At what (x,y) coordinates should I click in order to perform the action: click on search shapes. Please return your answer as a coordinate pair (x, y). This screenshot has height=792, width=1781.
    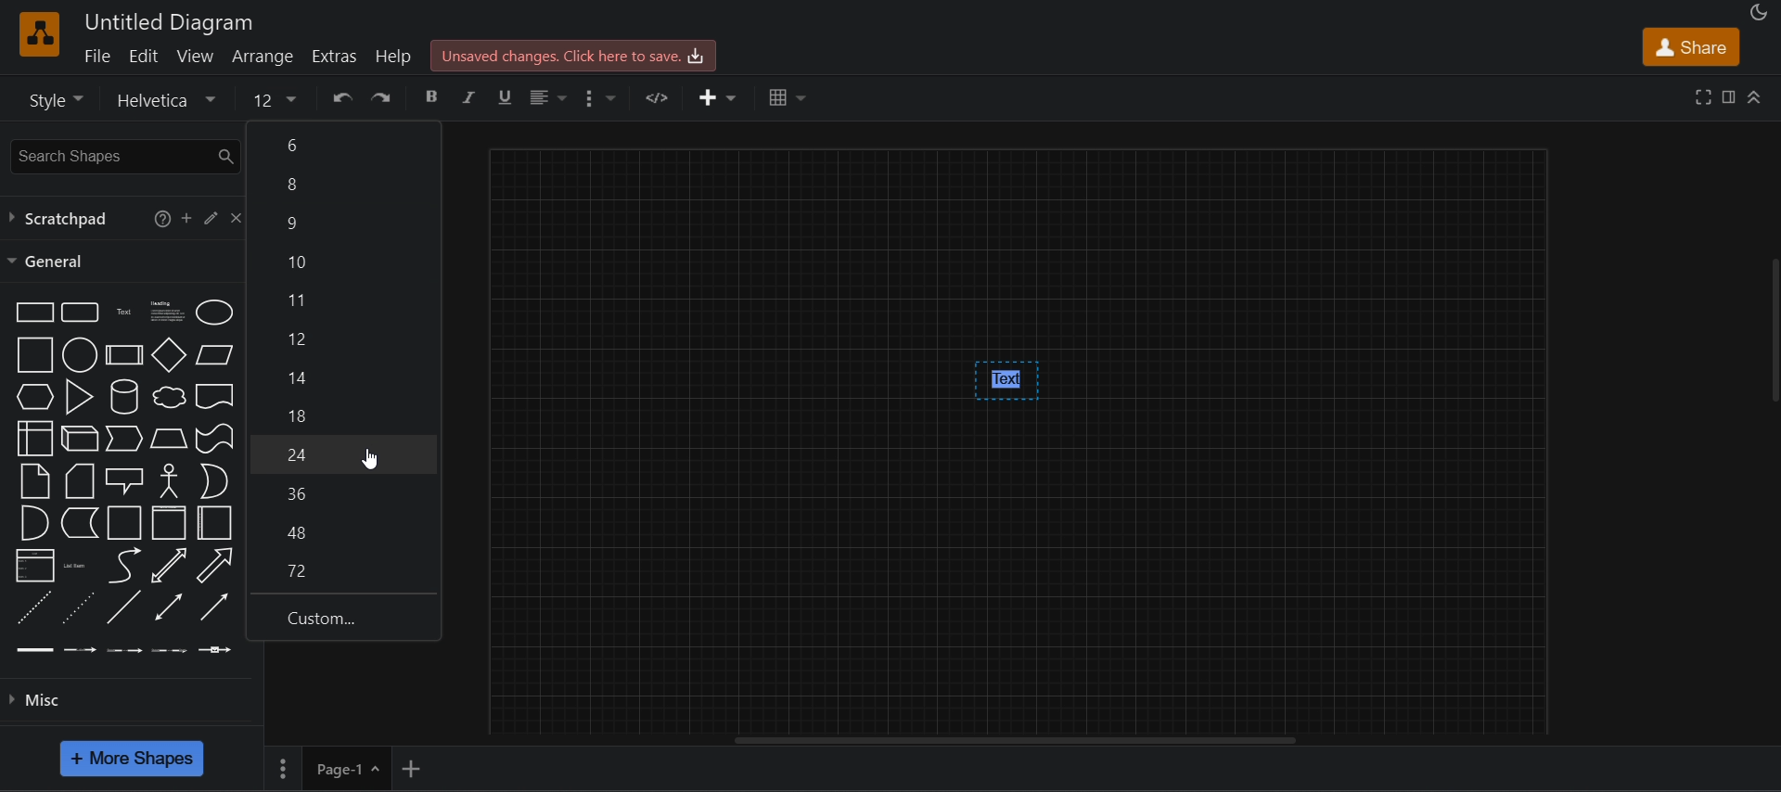
    Looking at the image, I should click on (122, 157).